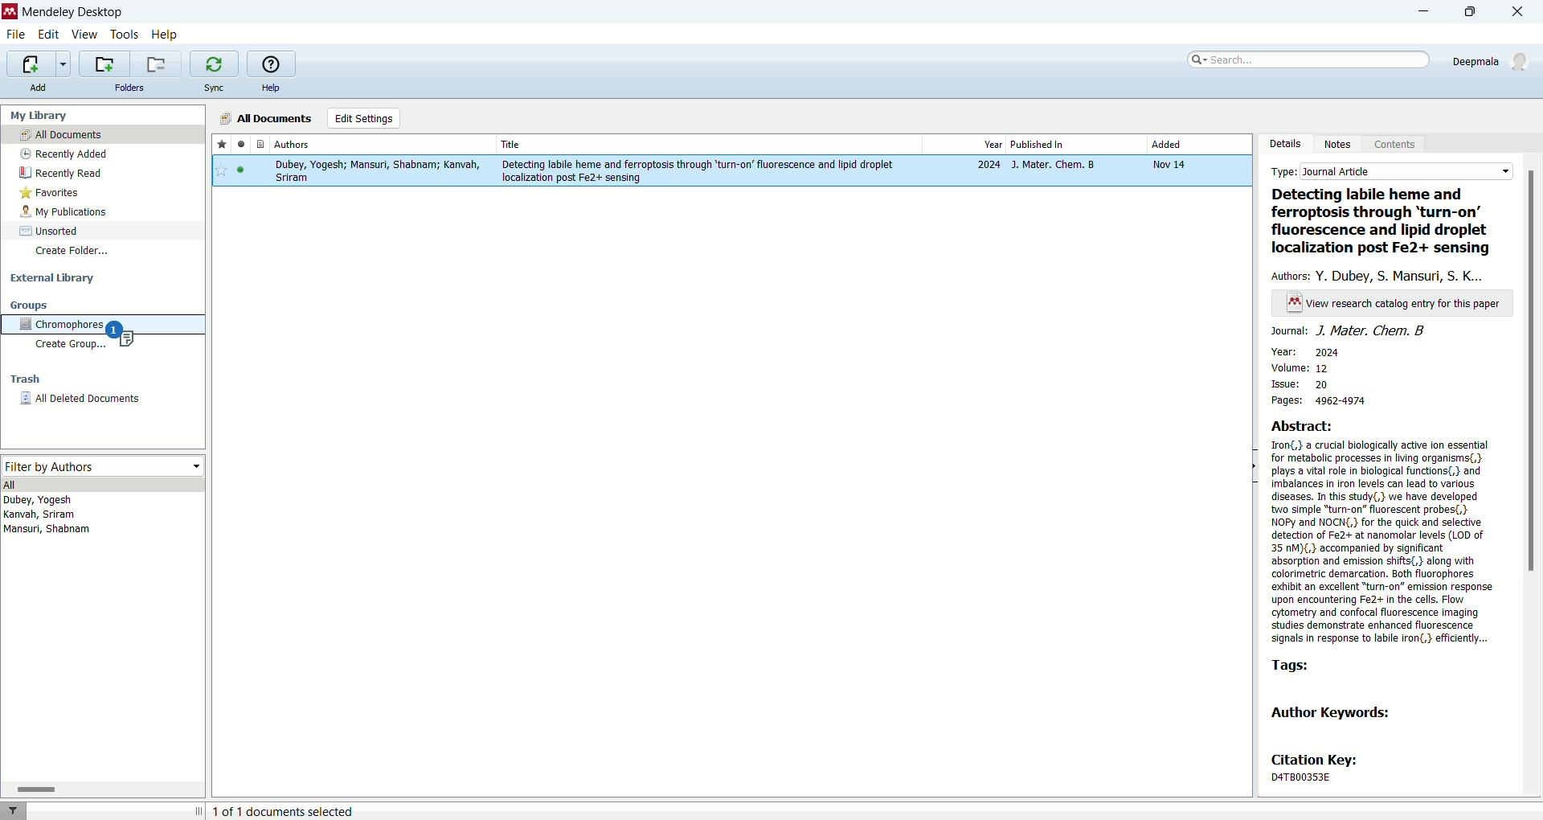 This screenshot has width=1543, height=820. Describe the element at coordinates (1419, 13) in the screenshot. I see `minimize` at that location.